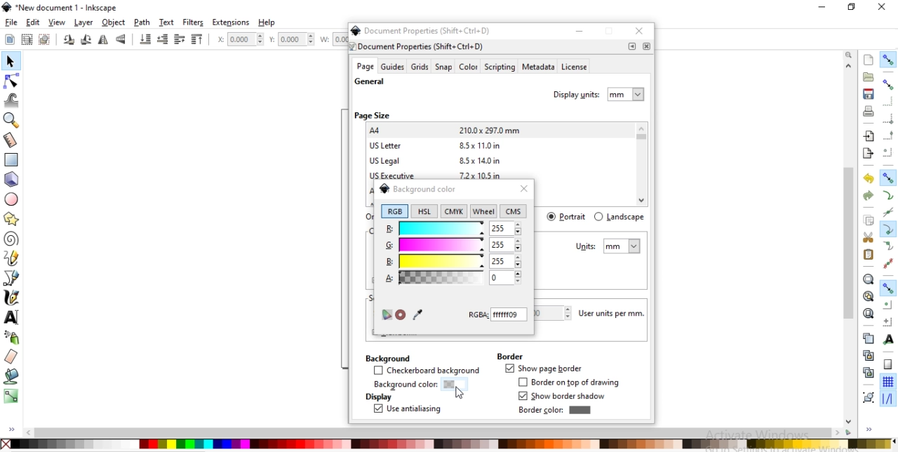 The image size is (898, 452). Describe the element at coordinates (423, 211) in the screenshot. I see `hsl` at that location.